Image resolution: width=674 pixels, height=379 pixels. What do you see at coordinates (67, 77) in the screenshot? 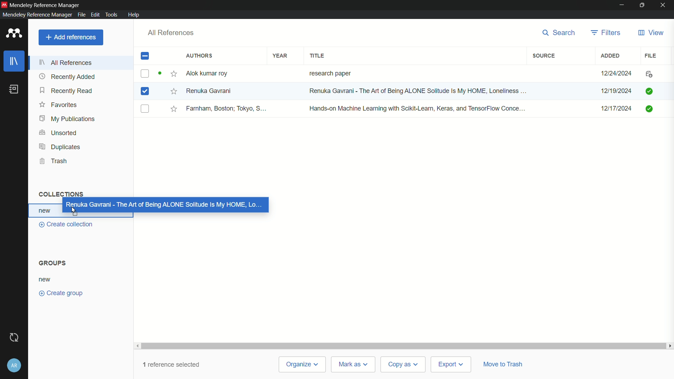
I see `recently added` at bounding box center [67, 77].